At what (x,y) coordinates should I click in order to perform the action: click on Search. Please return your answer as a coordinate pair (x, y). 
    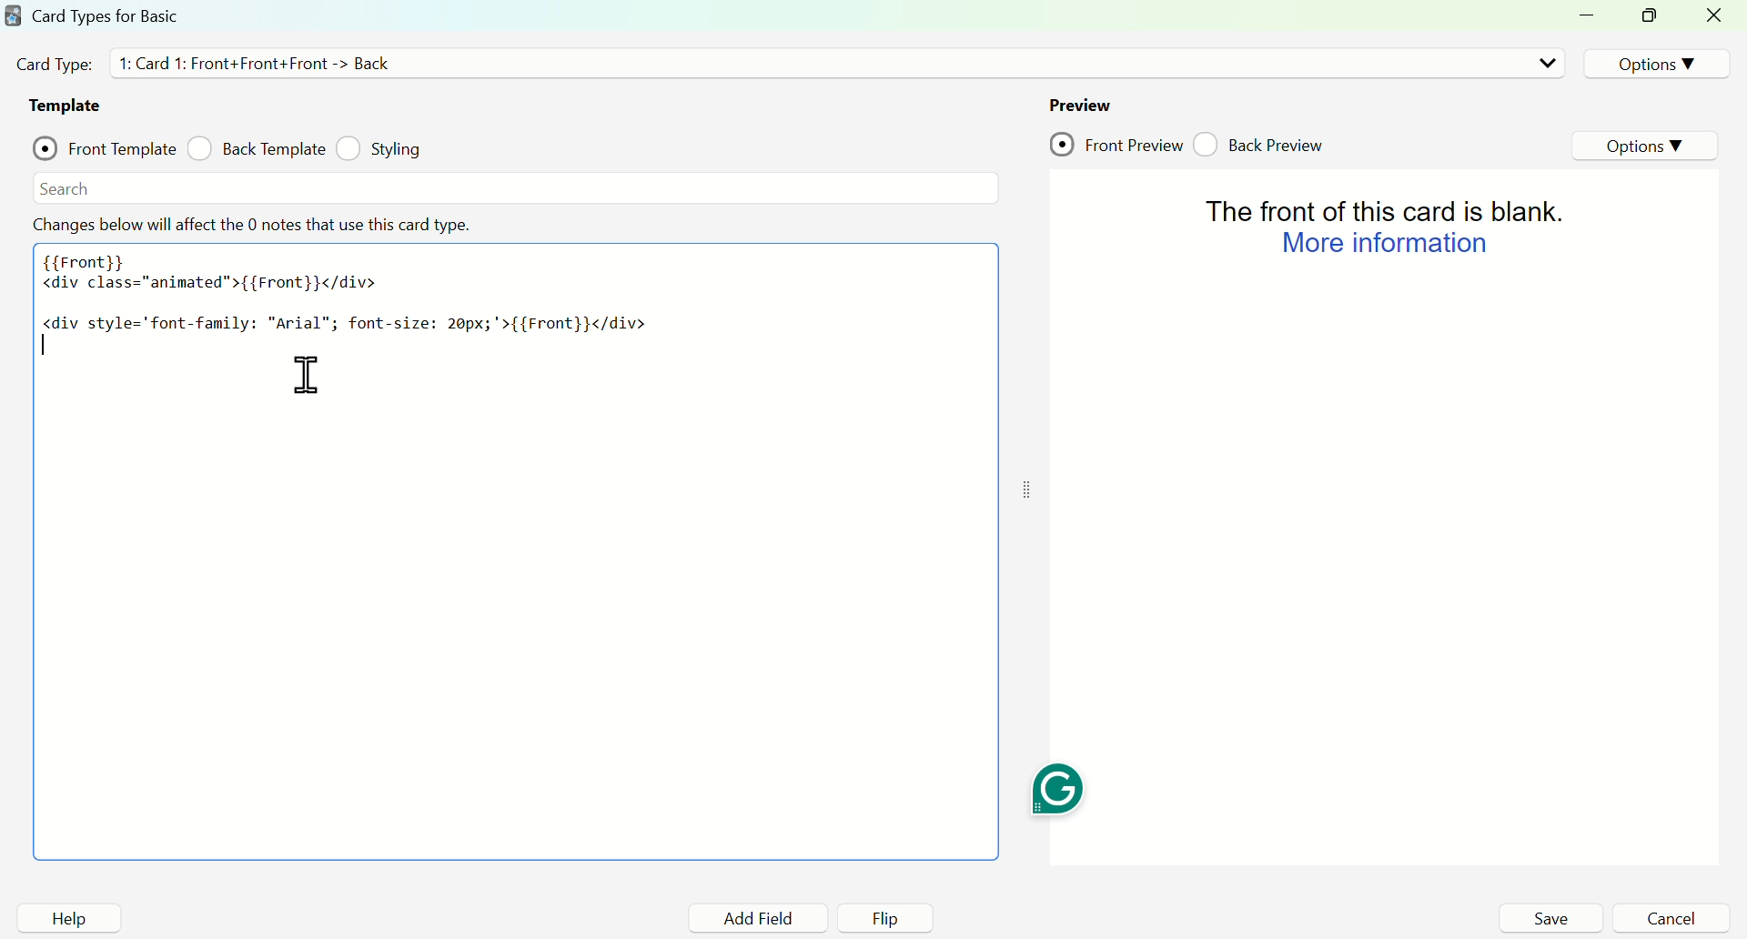
    Looking at the image, I should click on (66, 188).